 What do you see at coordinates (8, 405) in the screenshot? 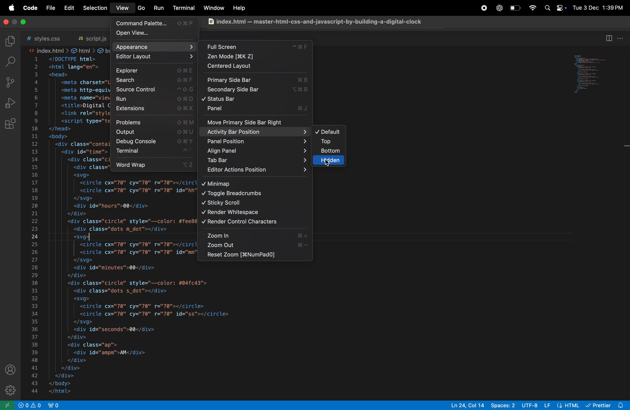
I see `open remote window` at bounding box center [8, 405].